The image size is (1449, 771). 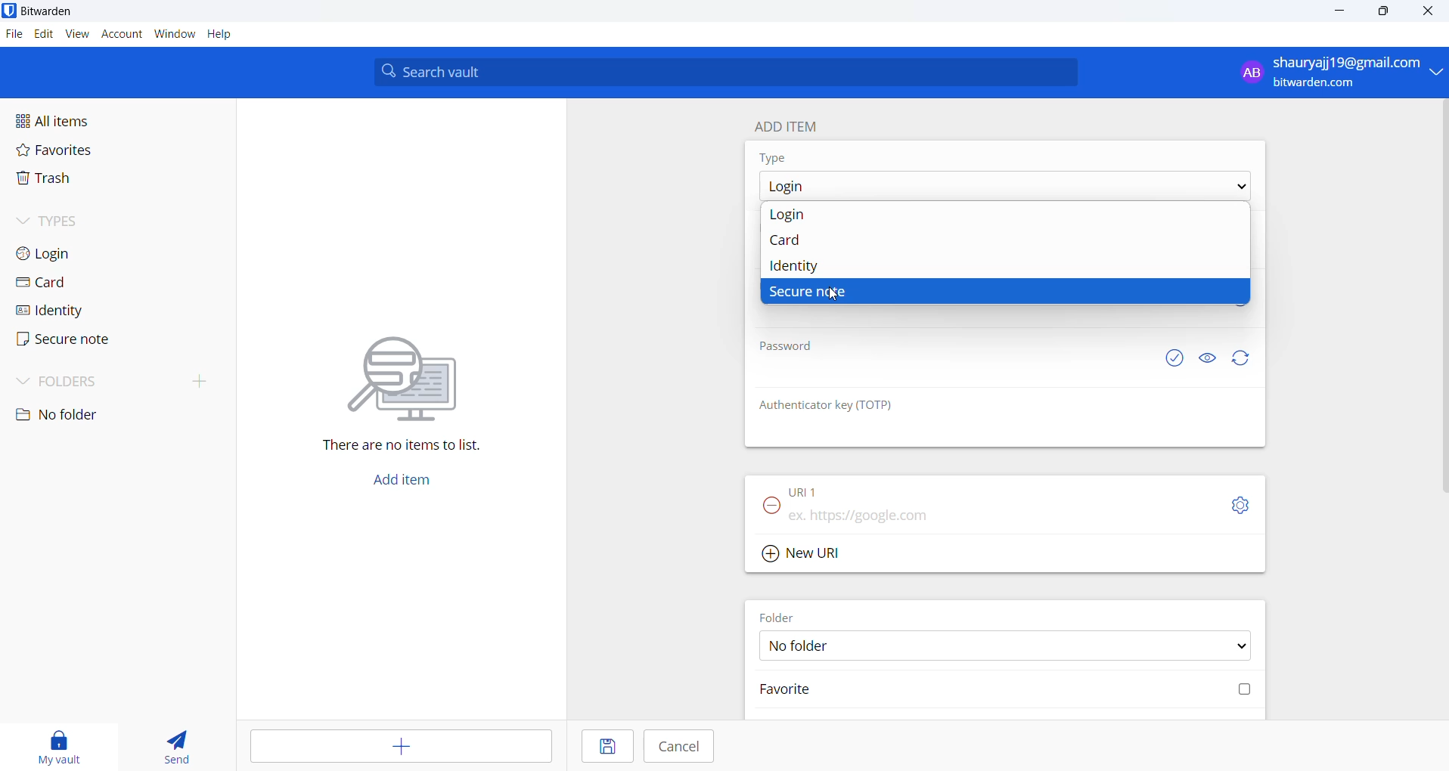 I want to click on all items, so click(x=85, y=122).